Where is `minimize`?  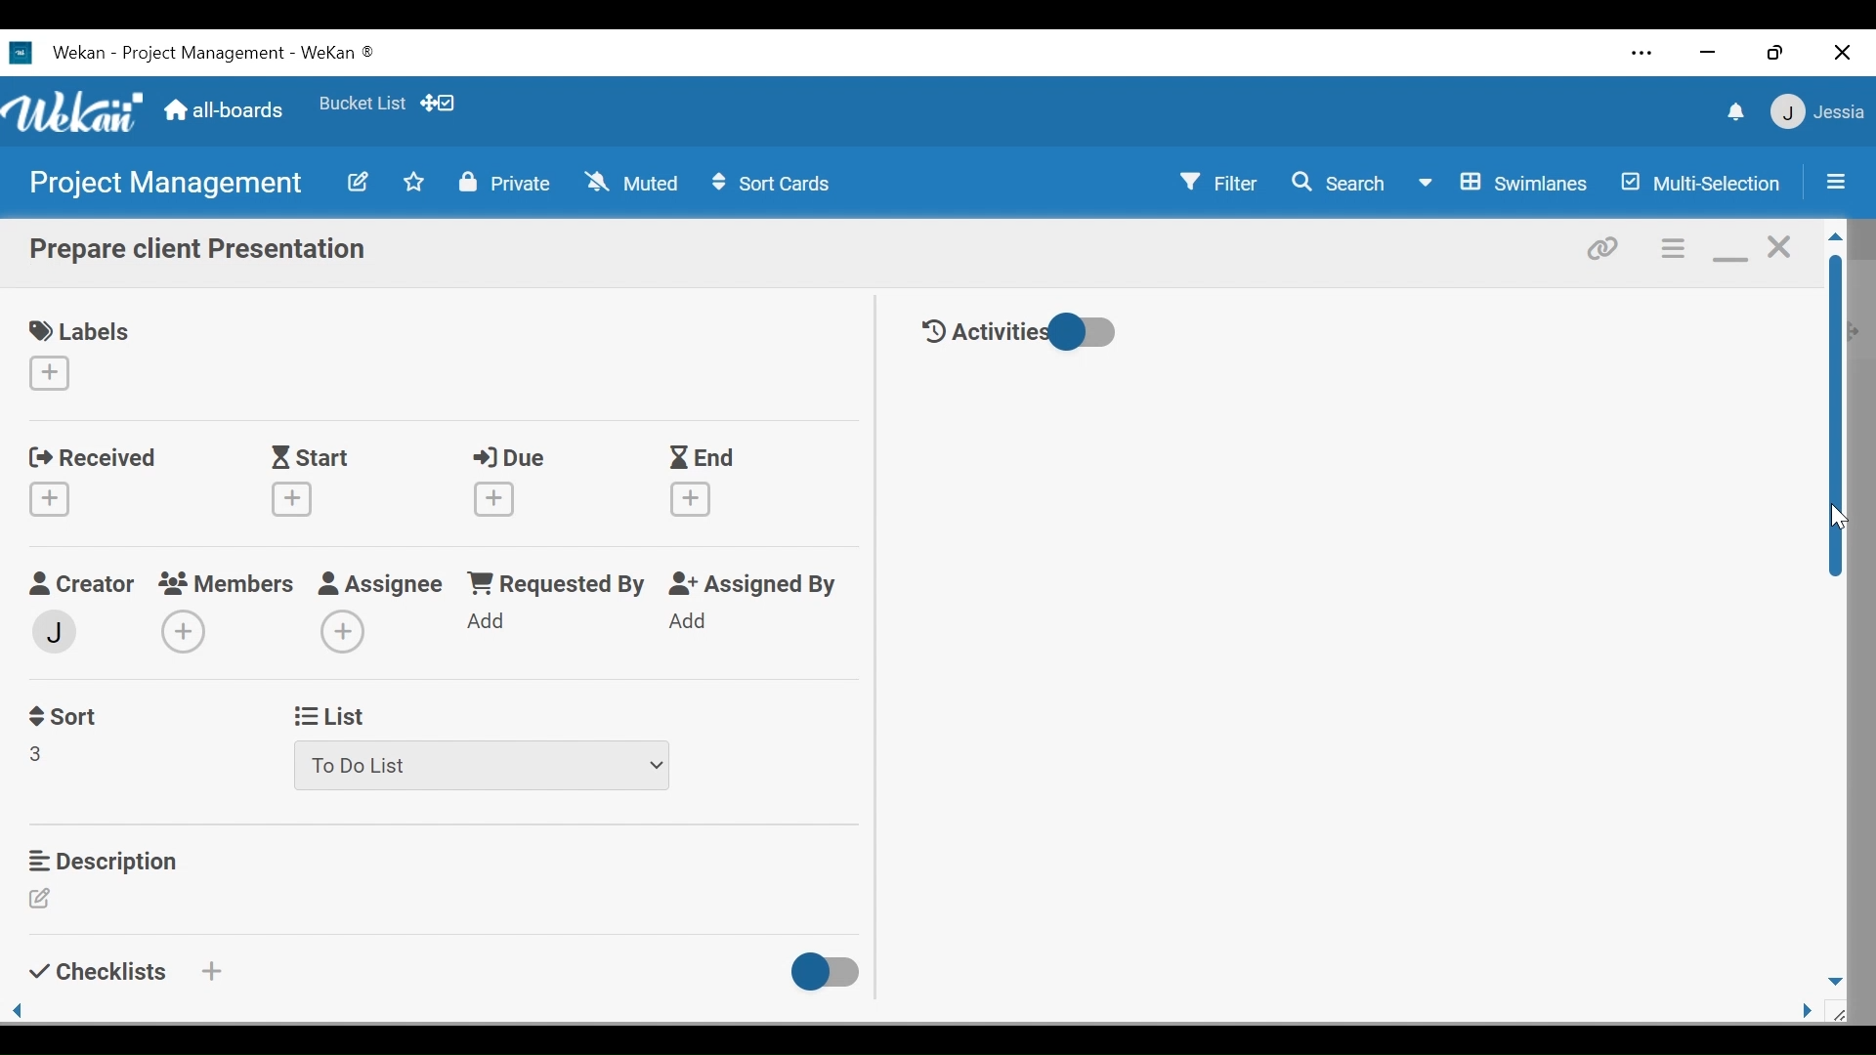 minimize is located at coordinates (1730, 249).